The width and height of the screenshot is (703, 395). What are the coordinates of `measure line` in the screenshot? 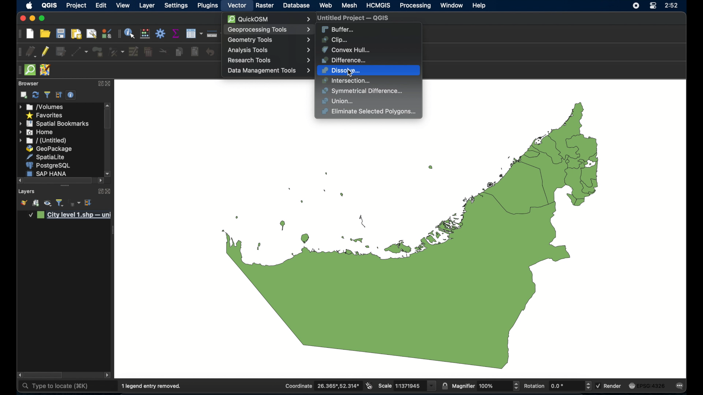 It's located at (212, 33).